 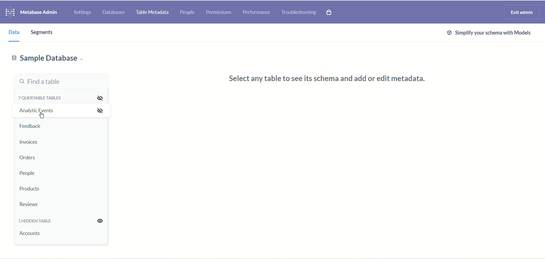 What do you see at coordinates (30, 189) in the screenshot?
I see `products` at bounding box center [30, 189].